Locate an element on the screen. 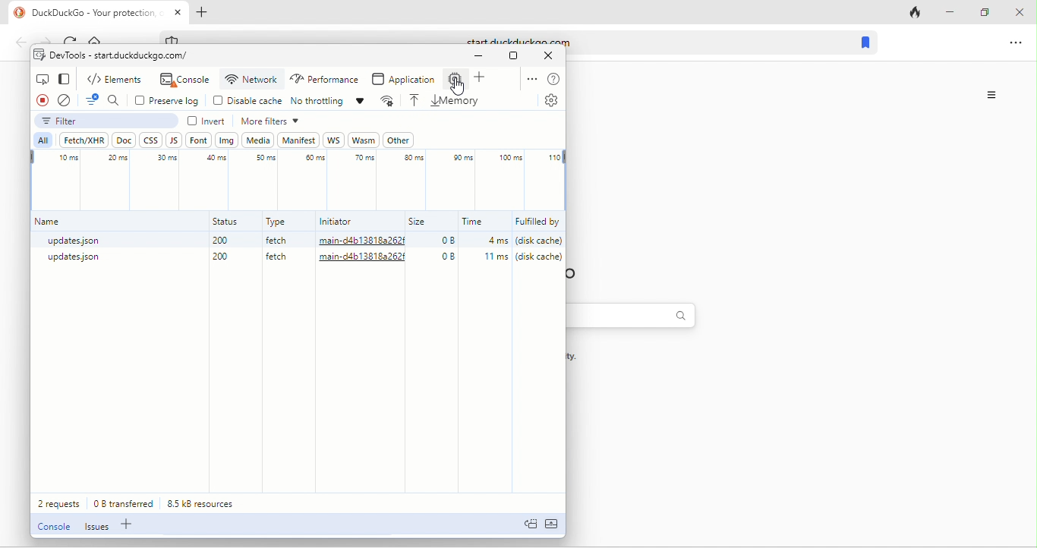 The image size is (1037, 548). (disk cache) is located at coordinates (537, 241).